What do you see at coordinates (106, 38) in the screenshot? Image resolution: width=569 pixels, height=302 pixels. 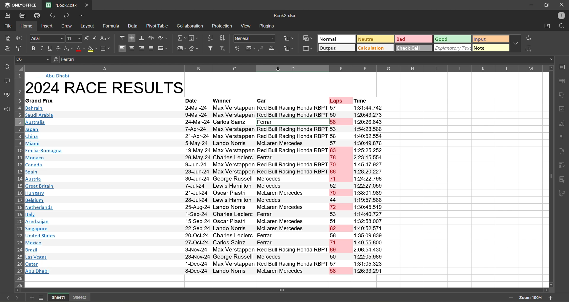 I see `change case` at bounding box center [106, 38].